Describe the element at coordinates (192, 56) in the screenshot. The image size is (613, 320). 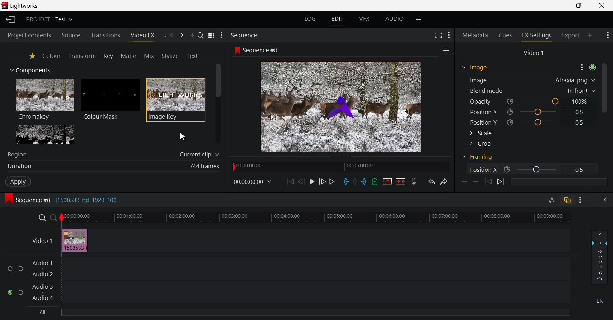
I see `Text` at that location.